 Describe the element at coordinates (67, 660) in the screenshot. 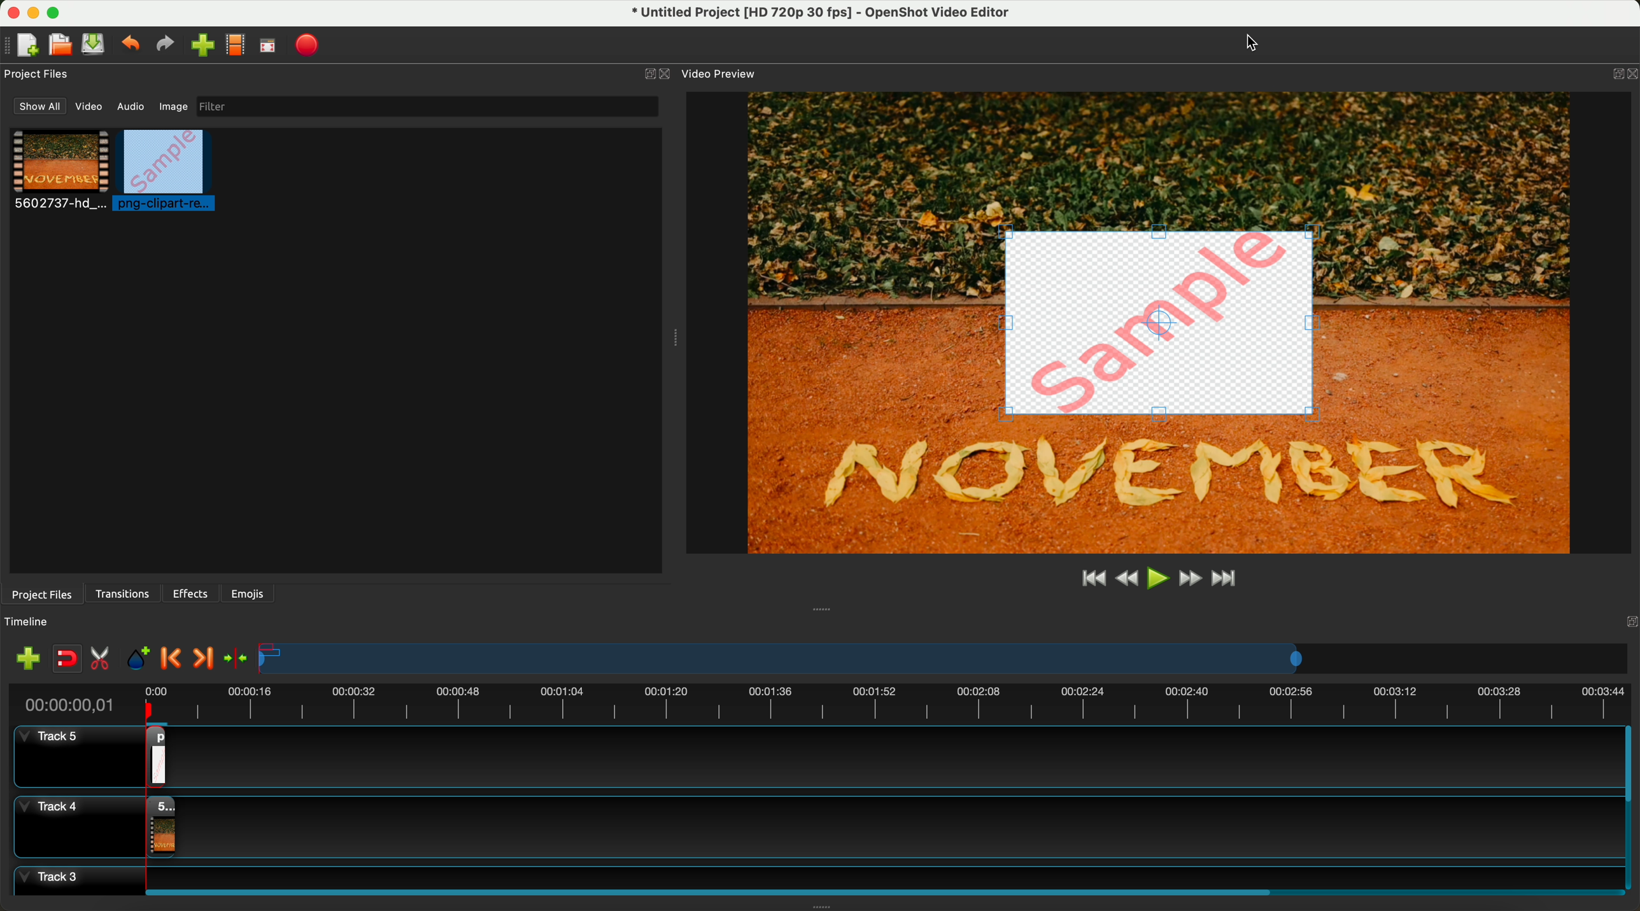

I see `disable snapping` at that location.